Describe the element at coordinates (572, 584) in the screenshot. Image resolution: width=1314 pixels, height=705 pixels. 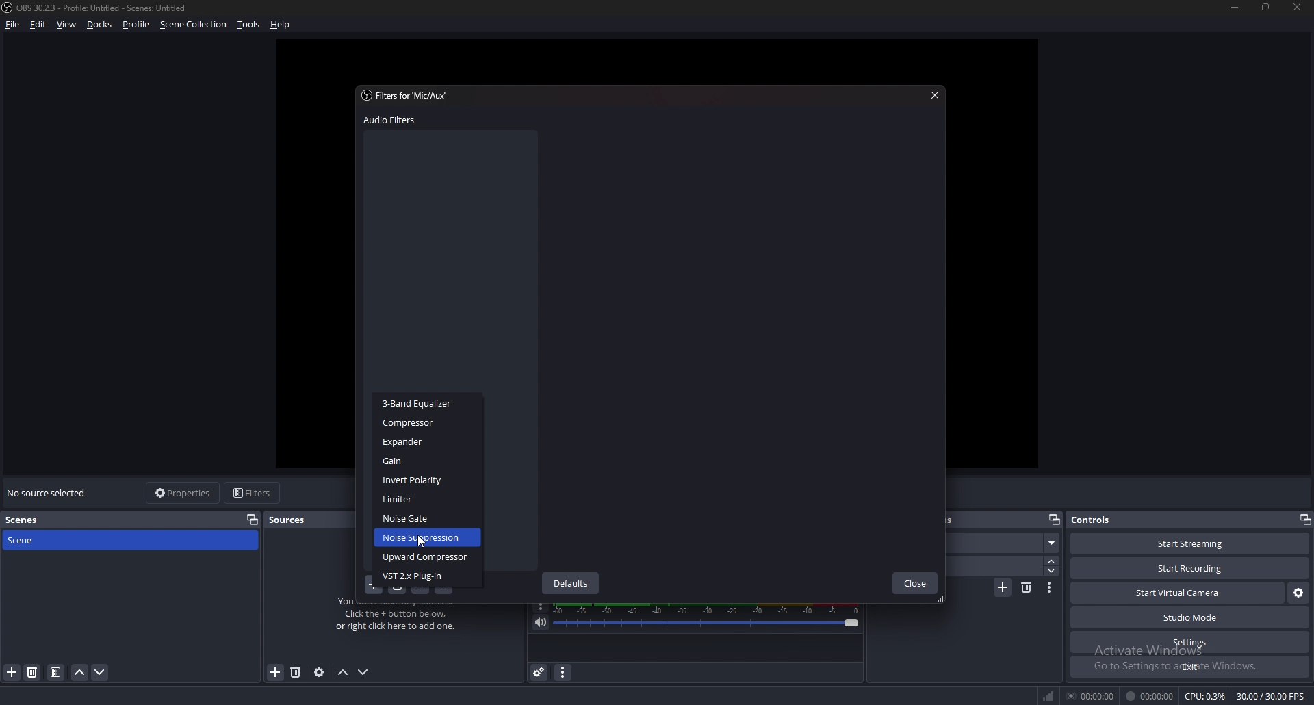
I see `defaults` at that location.